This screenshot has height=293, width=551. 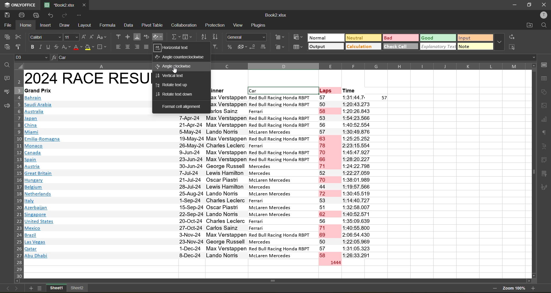 What do you see at coordinates (18, 66) in the screenshot?
I see `Select all` at bounding box center [18, 66].